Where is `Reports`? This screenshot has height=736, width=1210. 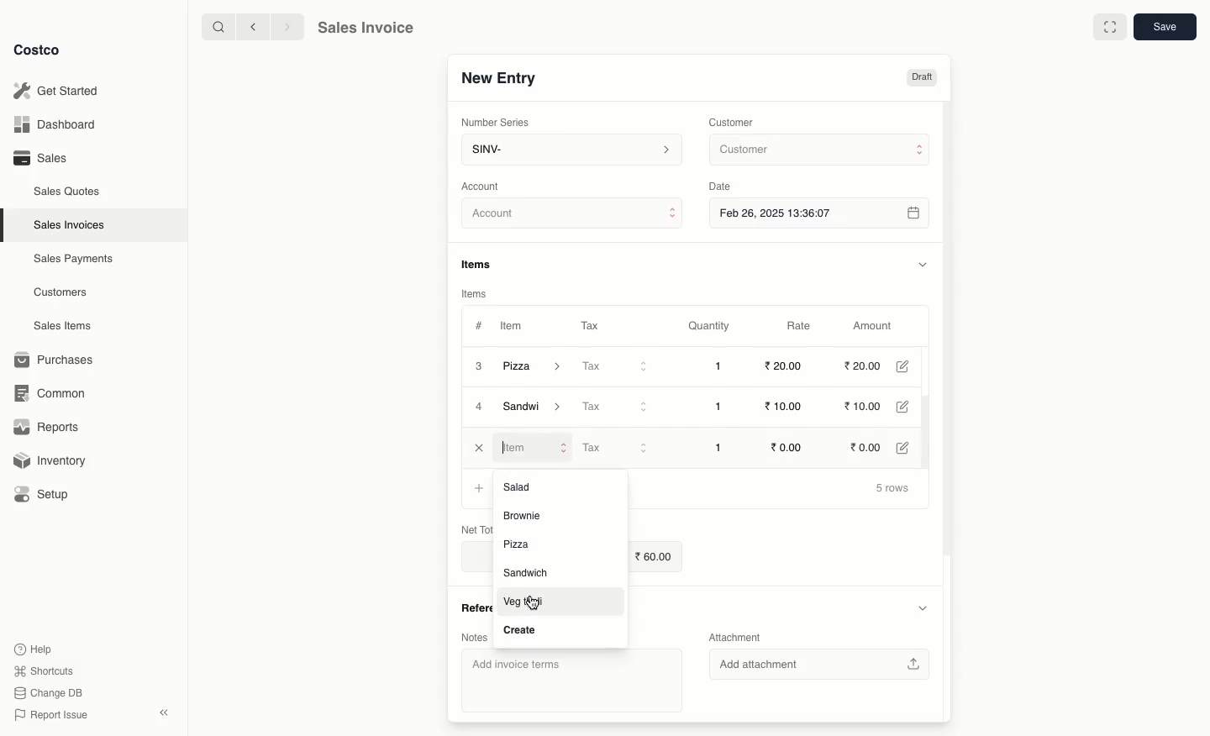
Reports is located at coordinates (47, 428).